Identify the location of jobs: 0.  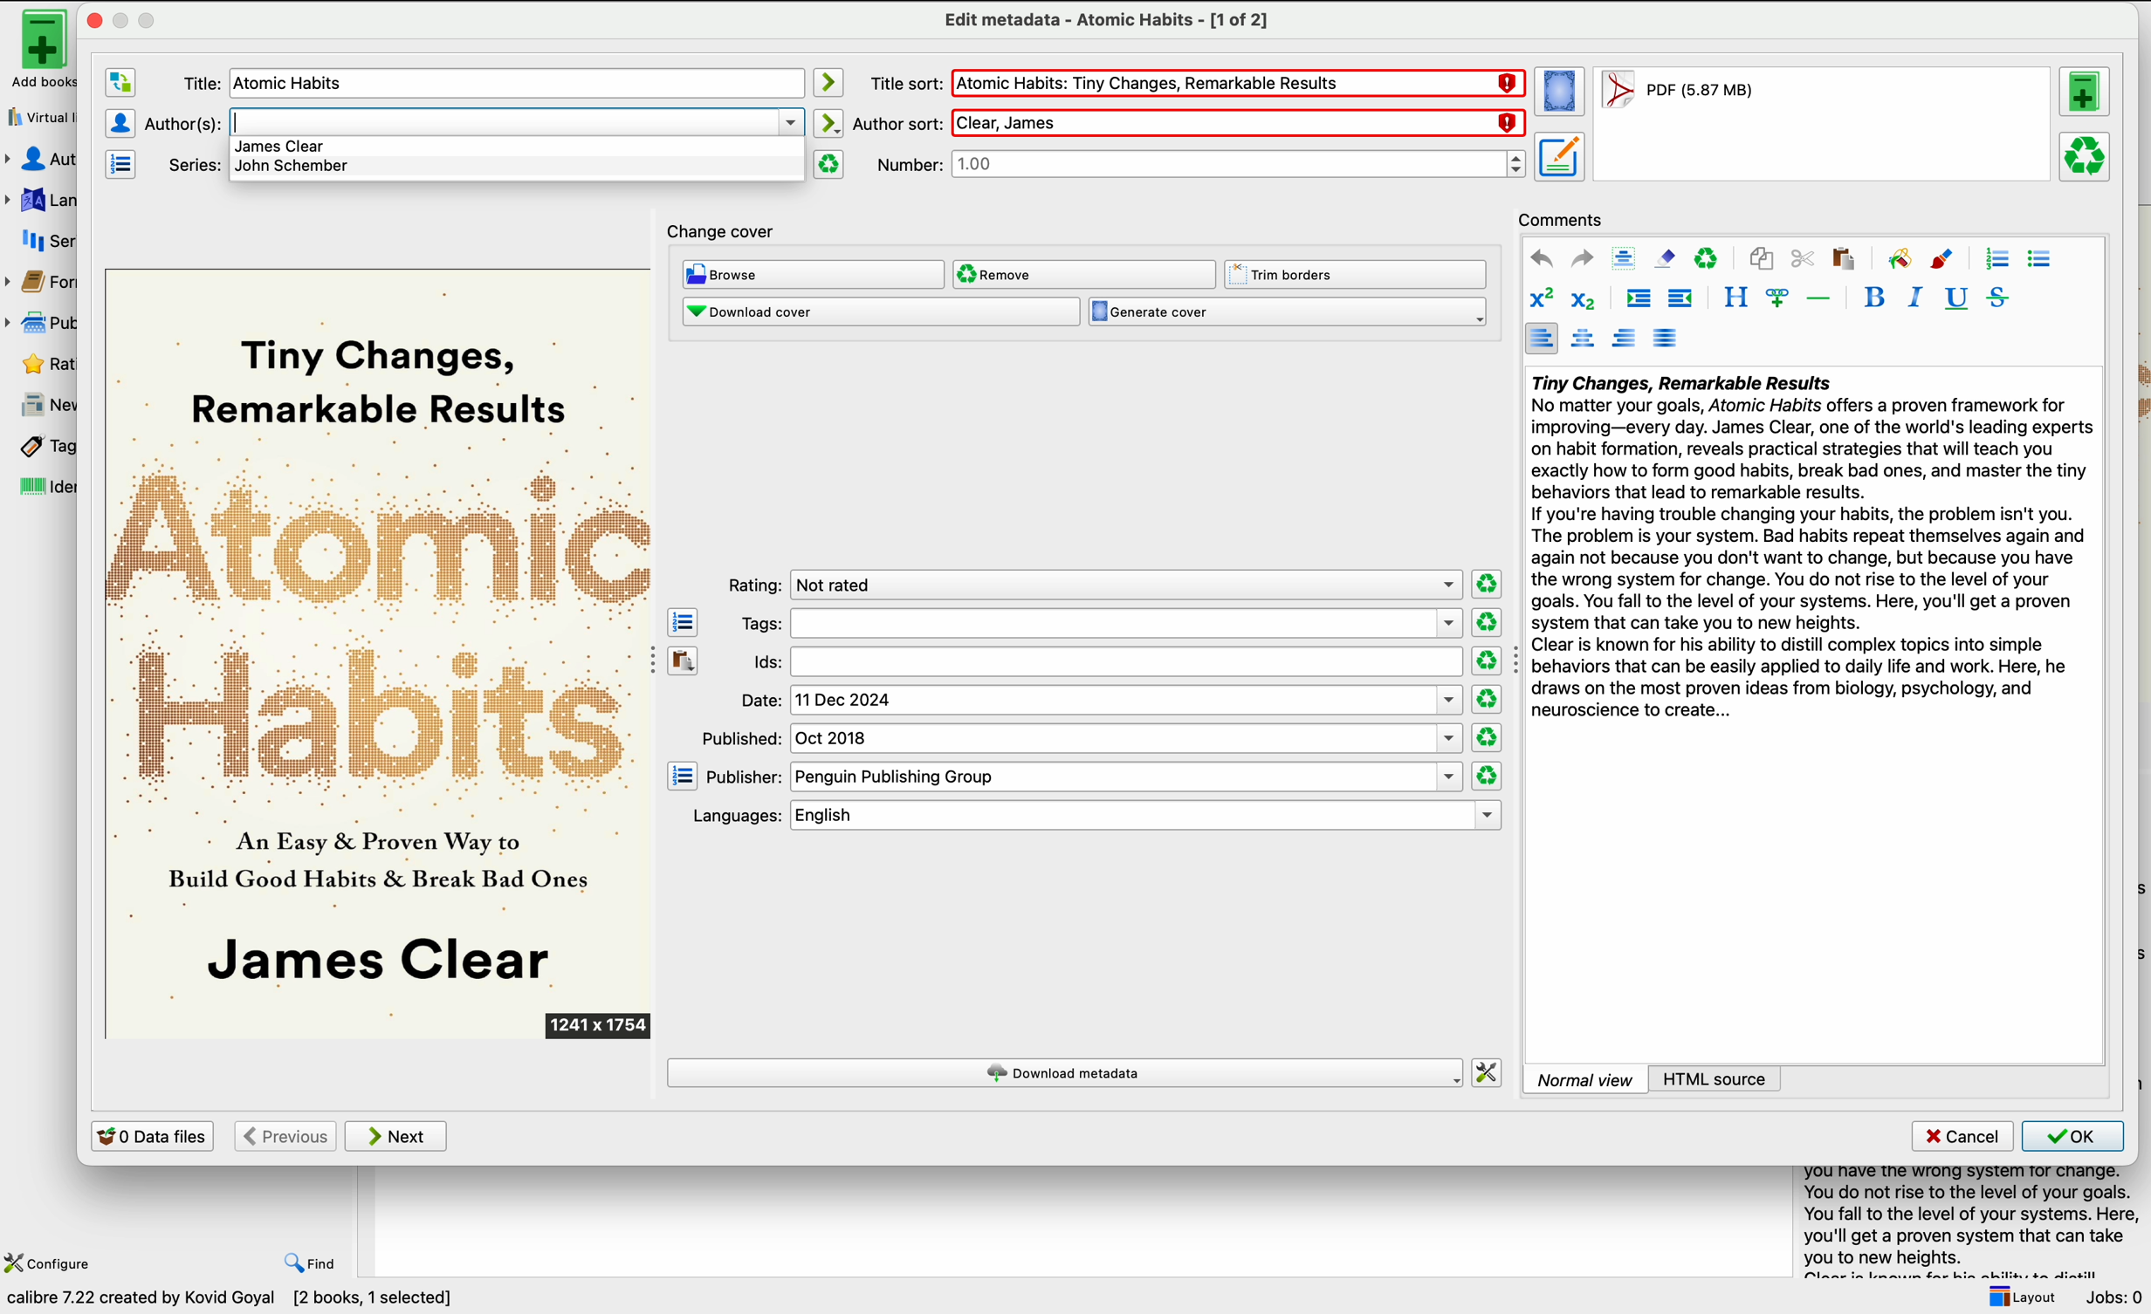
(2116, 1297).